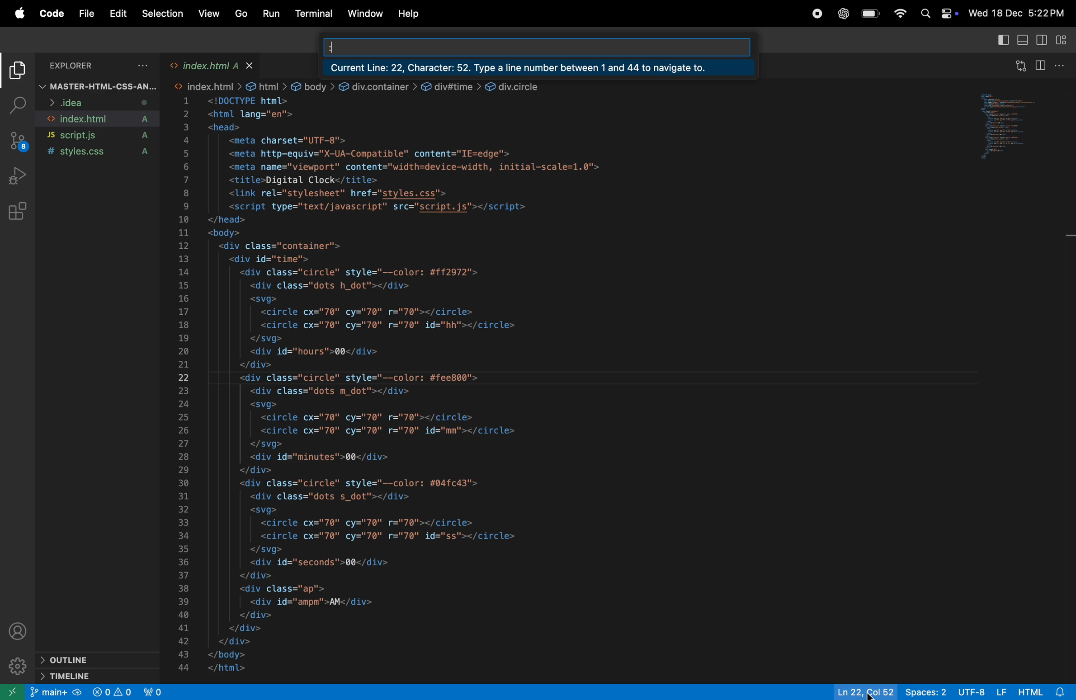  Describe the element at coordinates (365, 13) in the screenshot. I see `window` at that location.